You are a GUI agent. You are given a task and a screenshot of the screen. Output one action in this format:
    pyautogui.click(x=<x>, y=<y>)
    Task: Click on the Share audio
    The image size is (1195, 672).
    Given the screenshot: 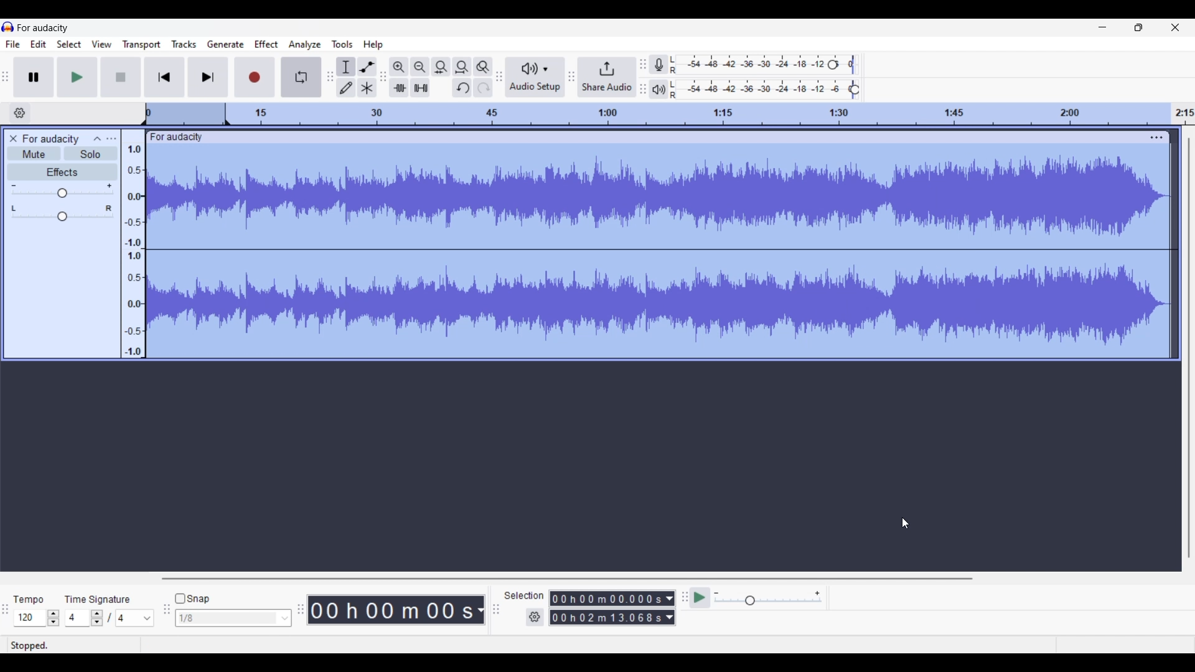 What is the action you would take?
    pyautogui.click(x=607, y=77)
    